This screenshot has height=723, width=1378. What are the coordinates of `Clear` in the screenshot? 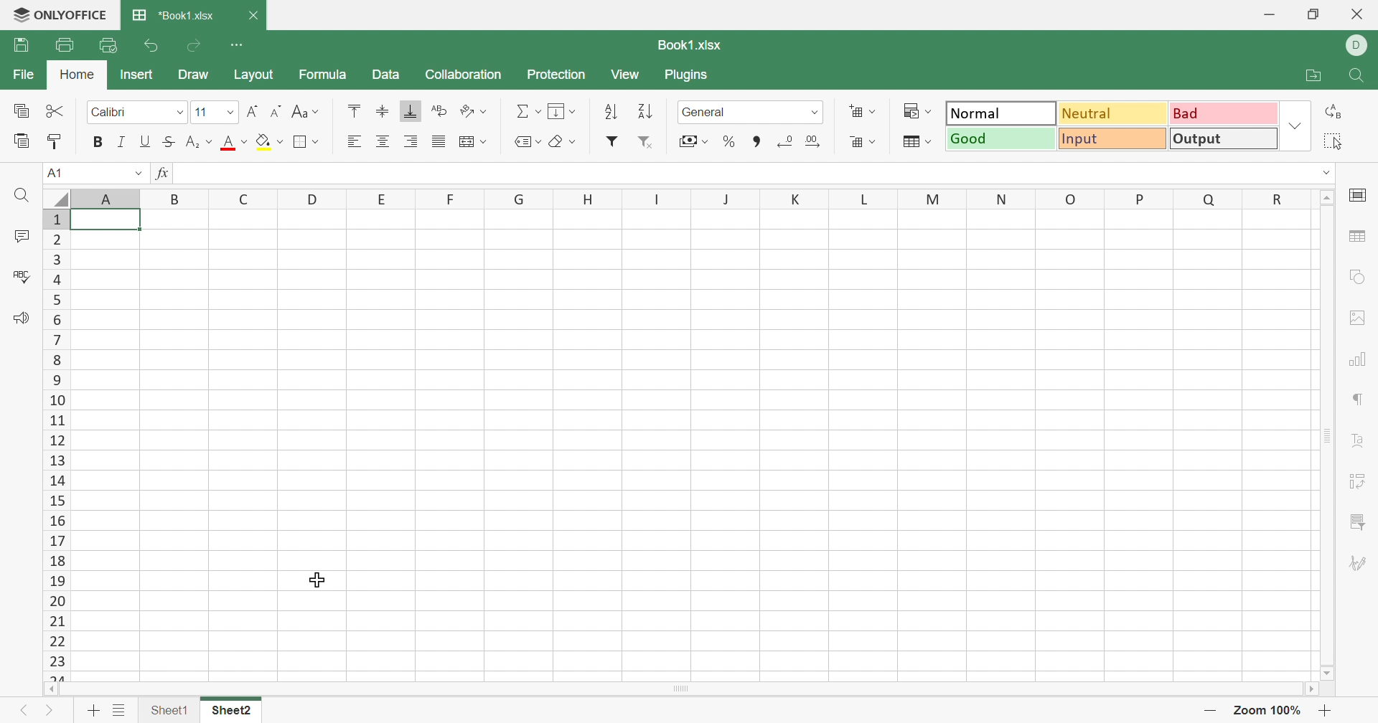 It's located at (567, 140).